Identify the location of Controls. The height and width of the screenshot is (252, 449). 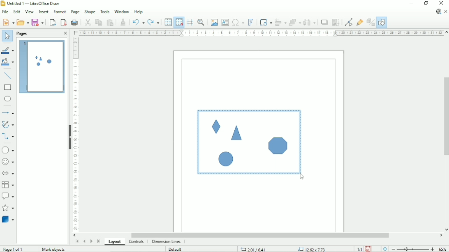
(137, 242).